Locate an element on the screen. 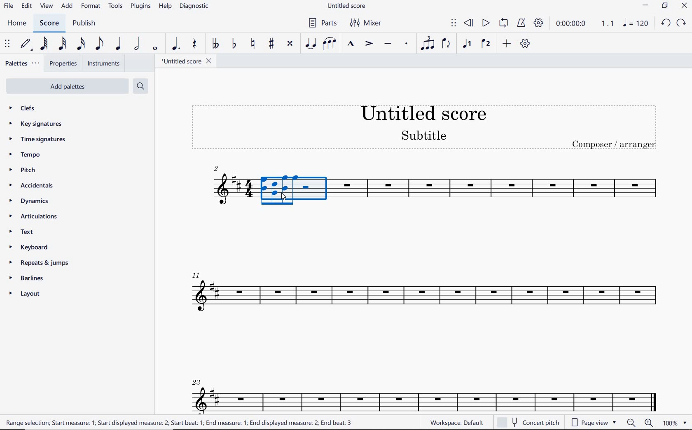  STACCATO is located at coordinates (406, 44).